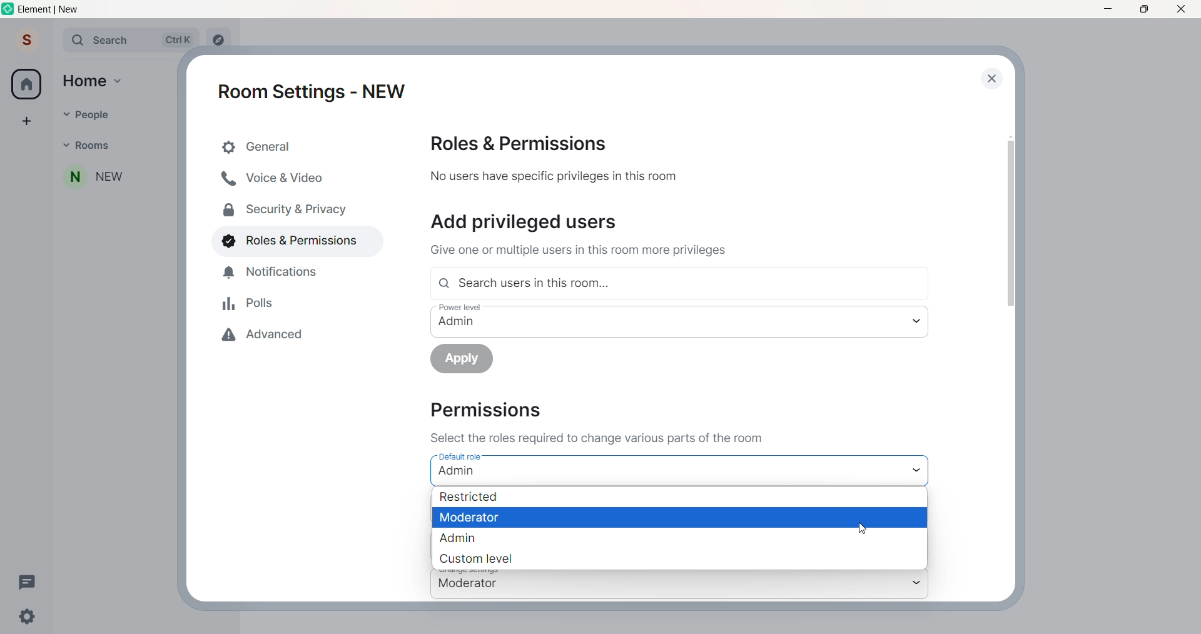  Describe the element at coordinates (25, 618) in the screenshot. I see `setting` at that location.